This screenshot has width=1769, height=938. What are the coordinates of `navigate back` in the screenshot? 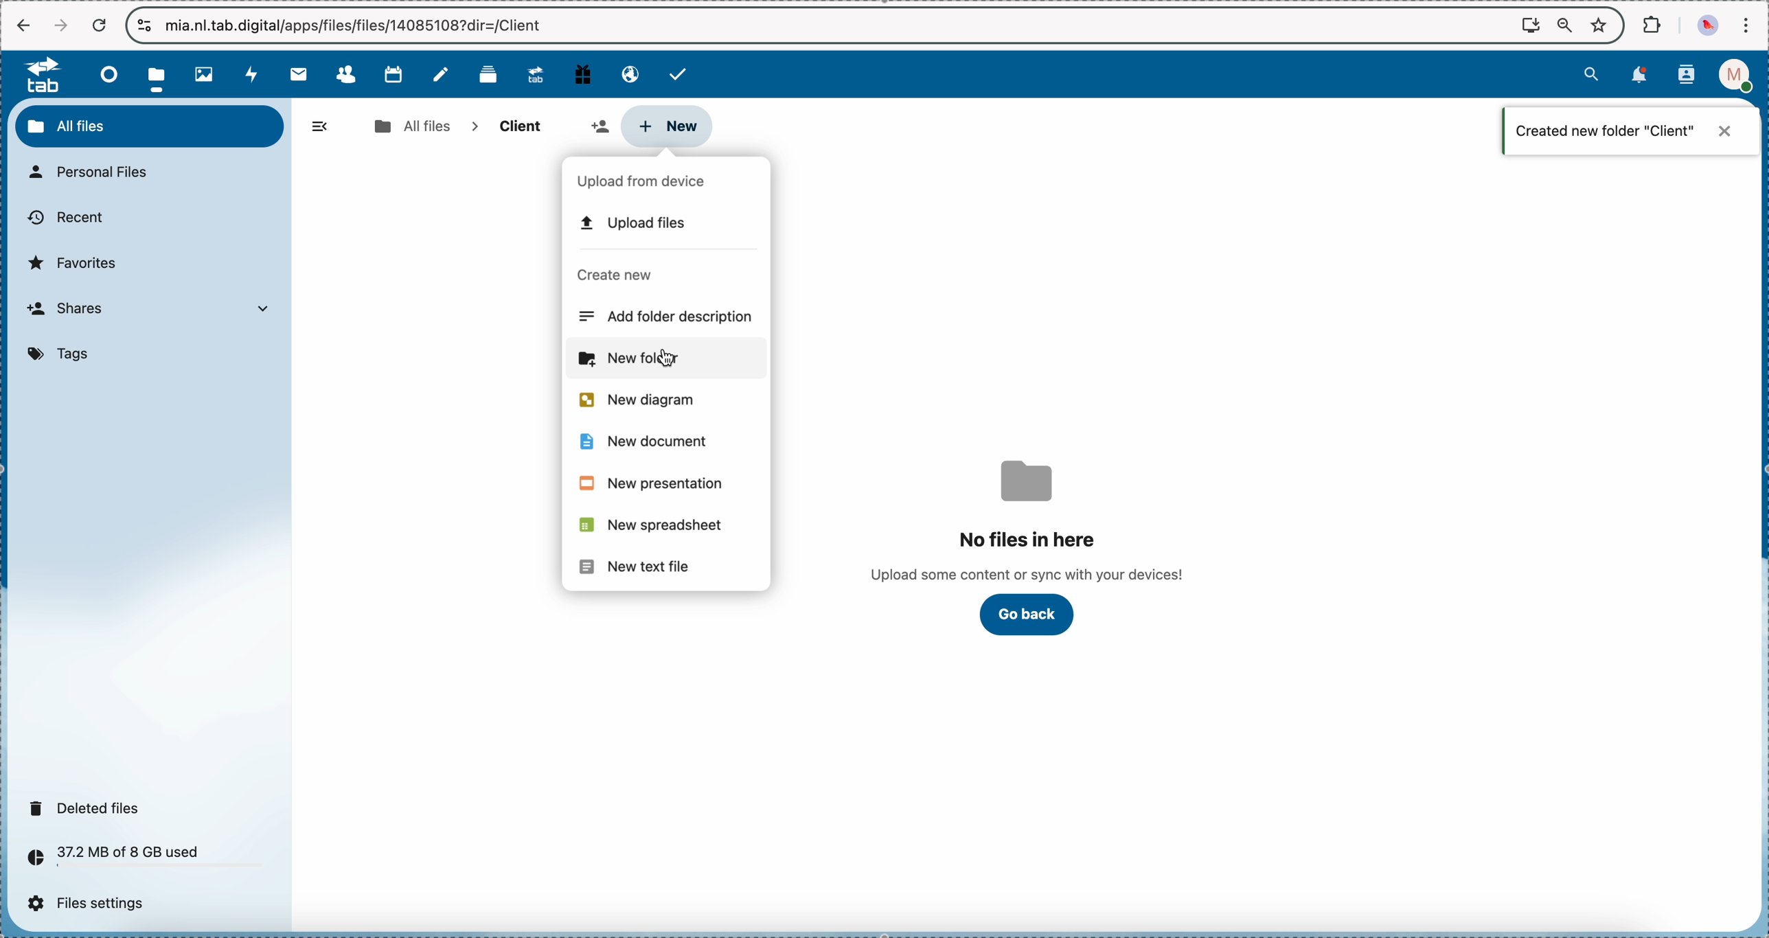 It's located at (24, 27).